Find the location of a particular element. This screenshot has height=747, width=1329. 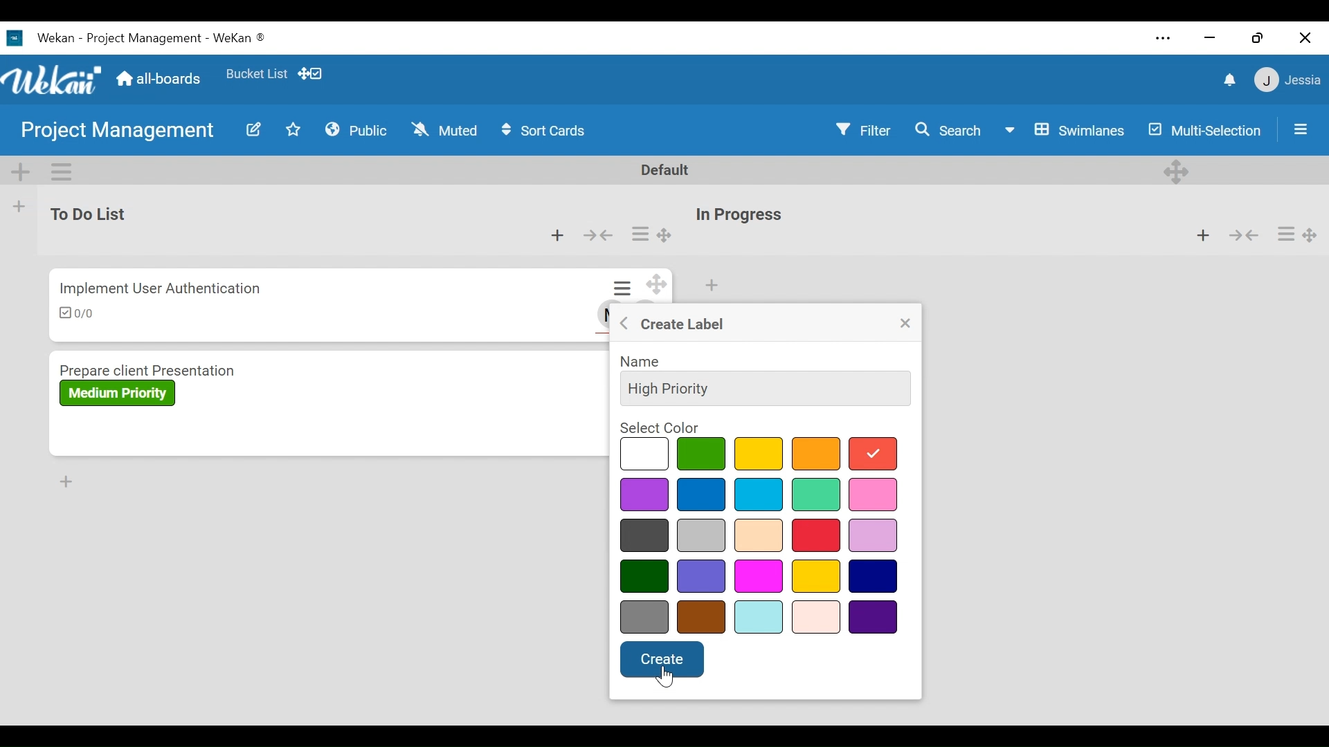

Go back is located at coordinates (626, 322).